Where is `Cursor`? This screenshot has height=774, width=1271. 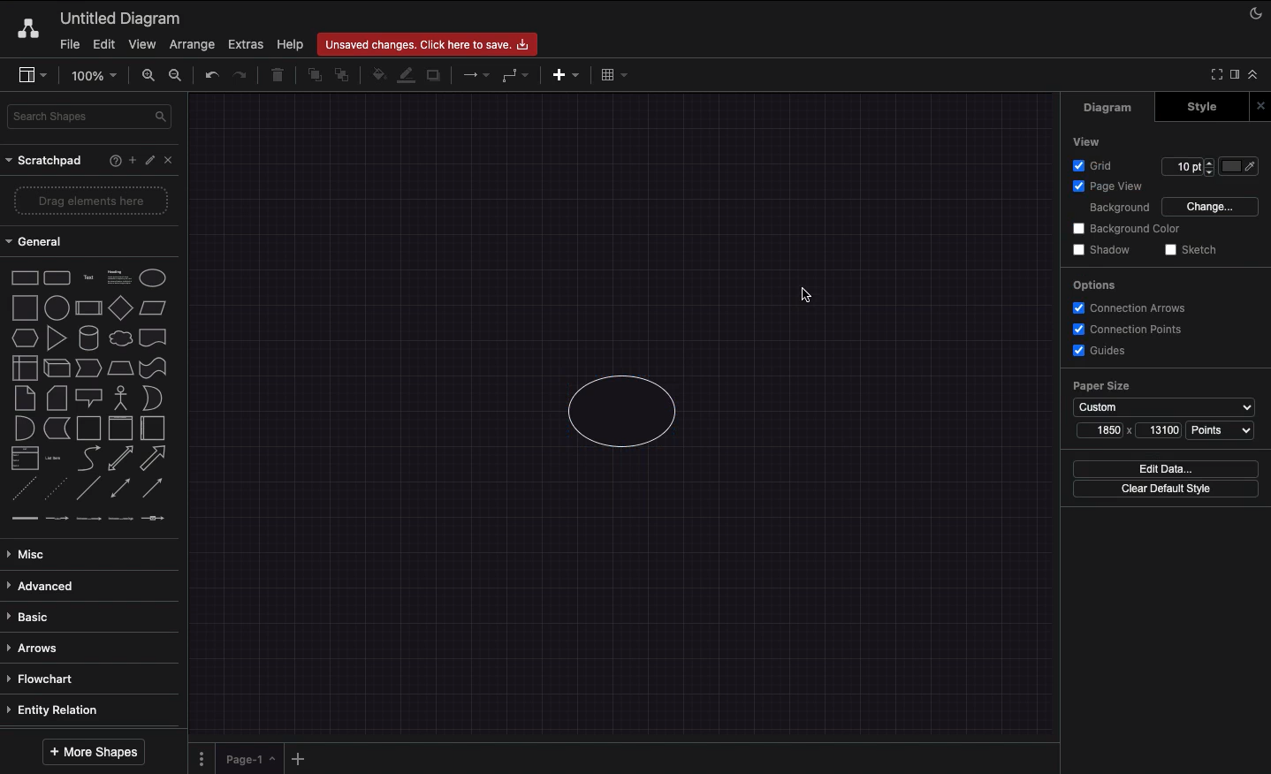 Cursor is located at coordinates (802, 295).